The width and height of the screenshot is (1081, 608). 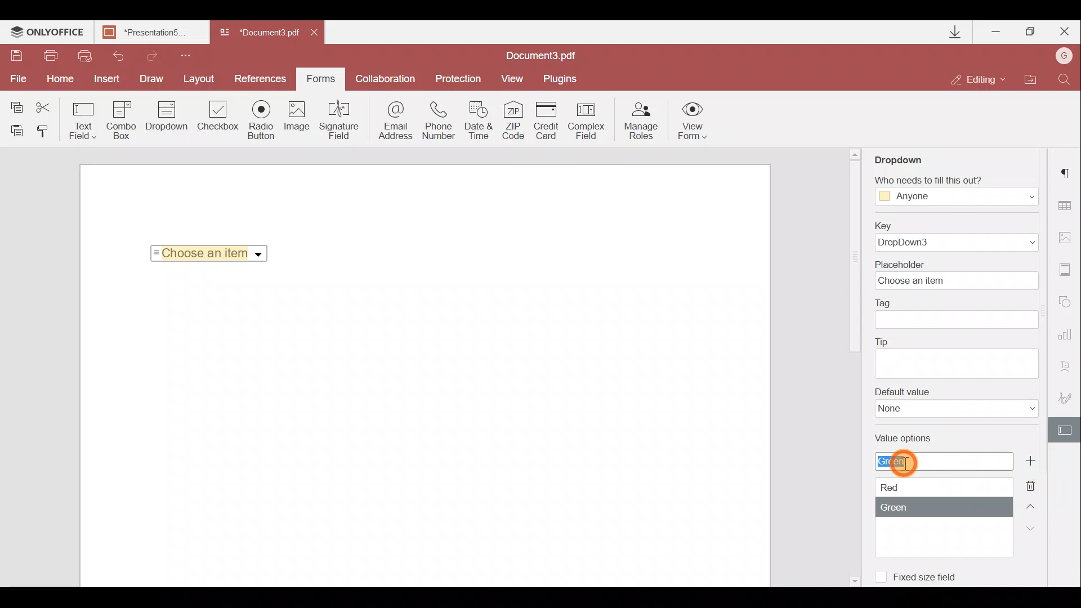 I want to click on Document name, so click(x=547, y=55).